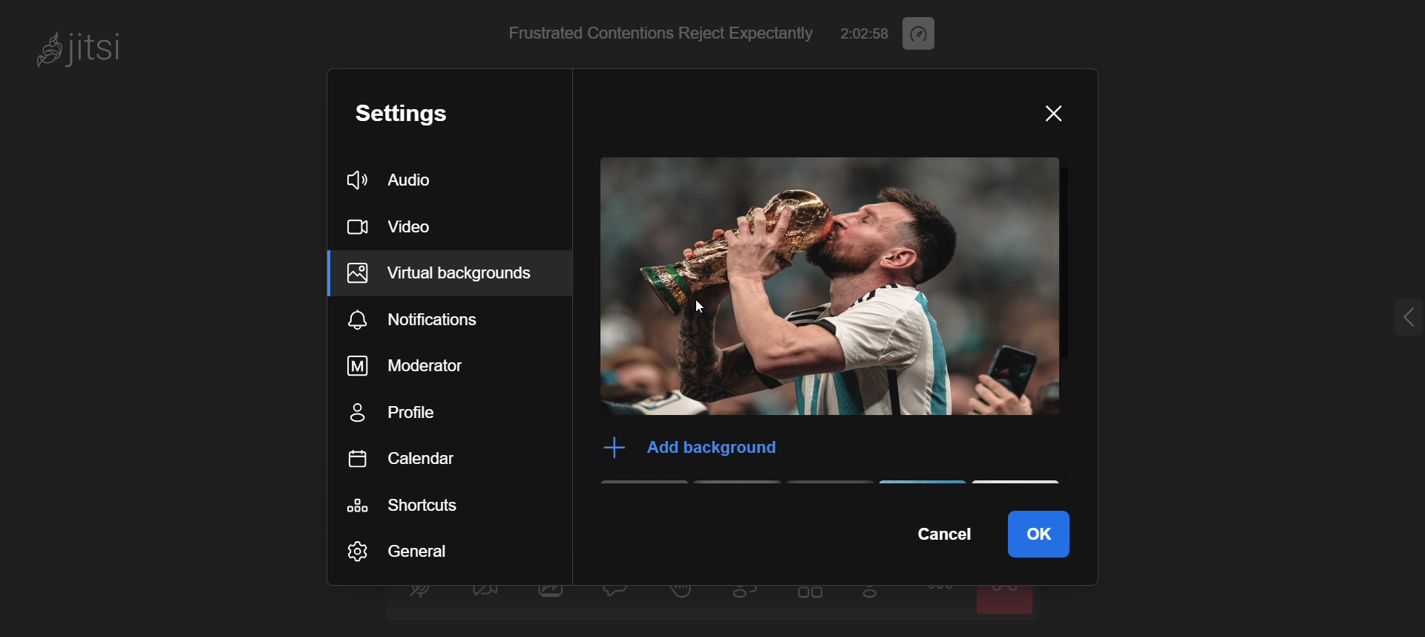 The image size is (1425, 637). I want to click on Frustrated Contentions Rejects Expectantly, so click(657, 31).